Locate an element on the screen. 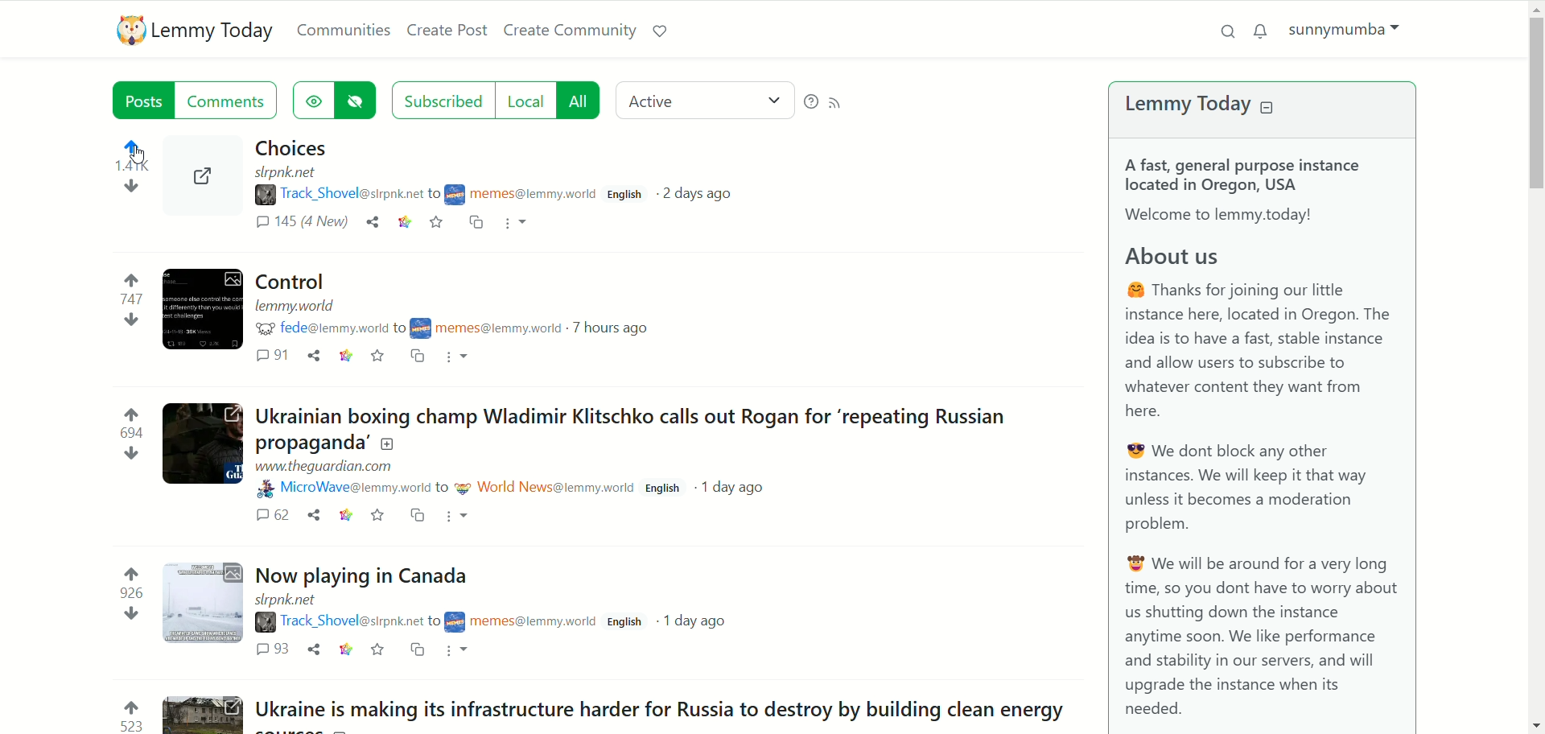 The width and height of the screenshot is (1545, 734). English is located at coordinates (626, 623).